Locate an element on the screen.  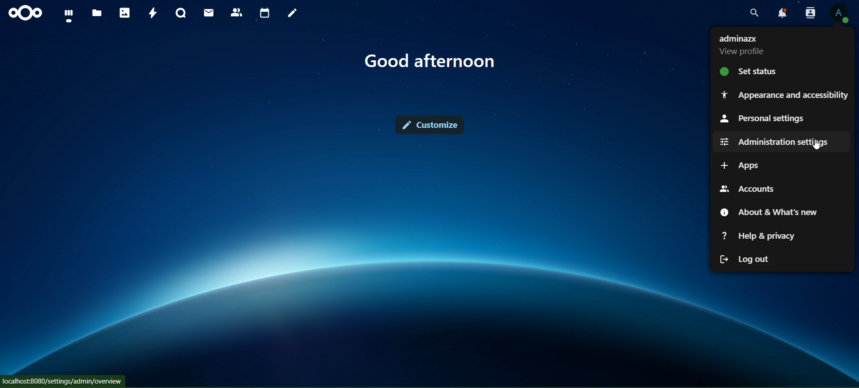
log out is located at coordinates (745, 259).